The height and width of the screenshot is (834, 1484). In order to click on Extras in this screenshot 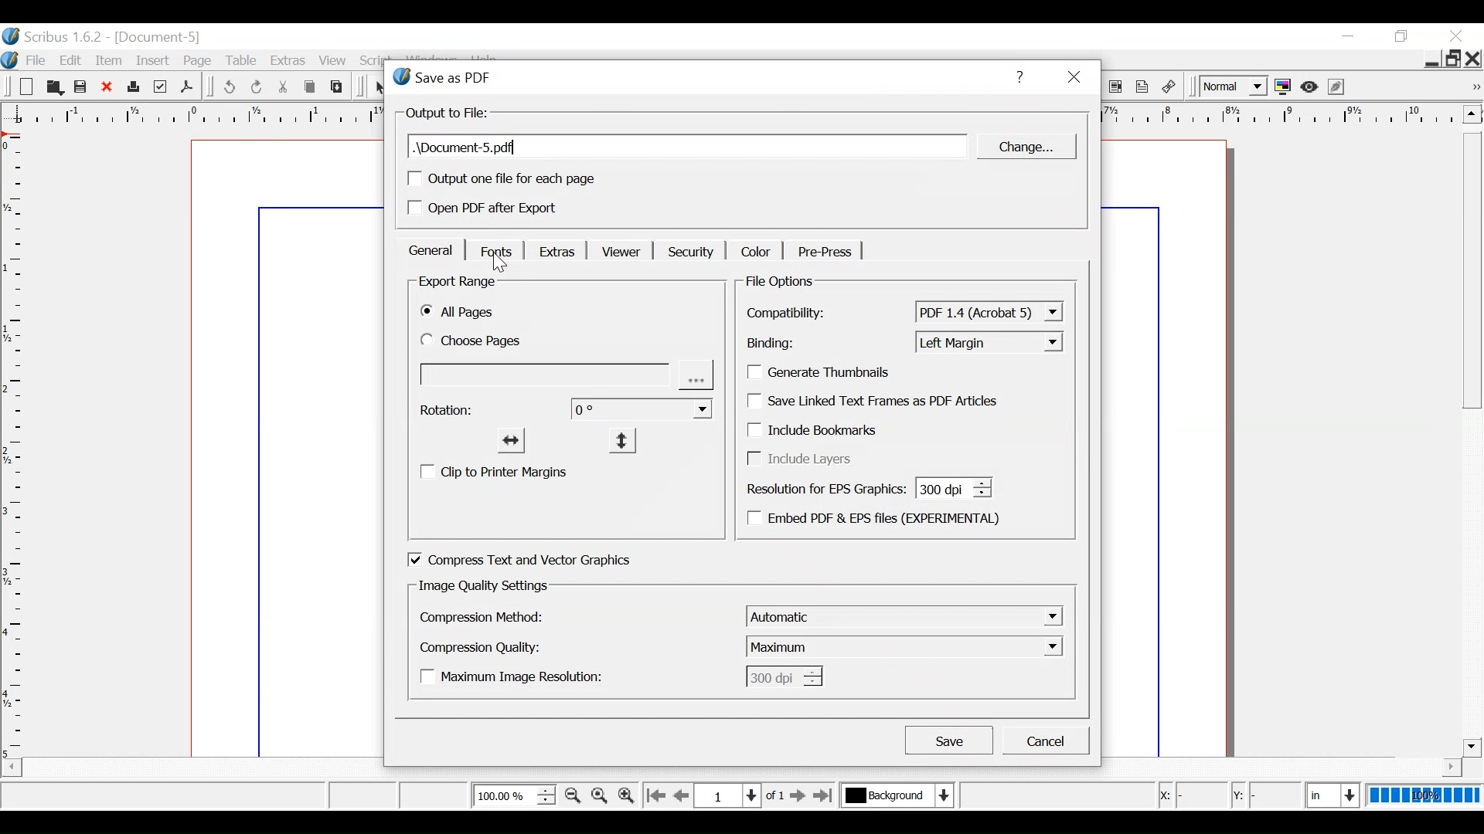, I will do `click(554, 250)`.